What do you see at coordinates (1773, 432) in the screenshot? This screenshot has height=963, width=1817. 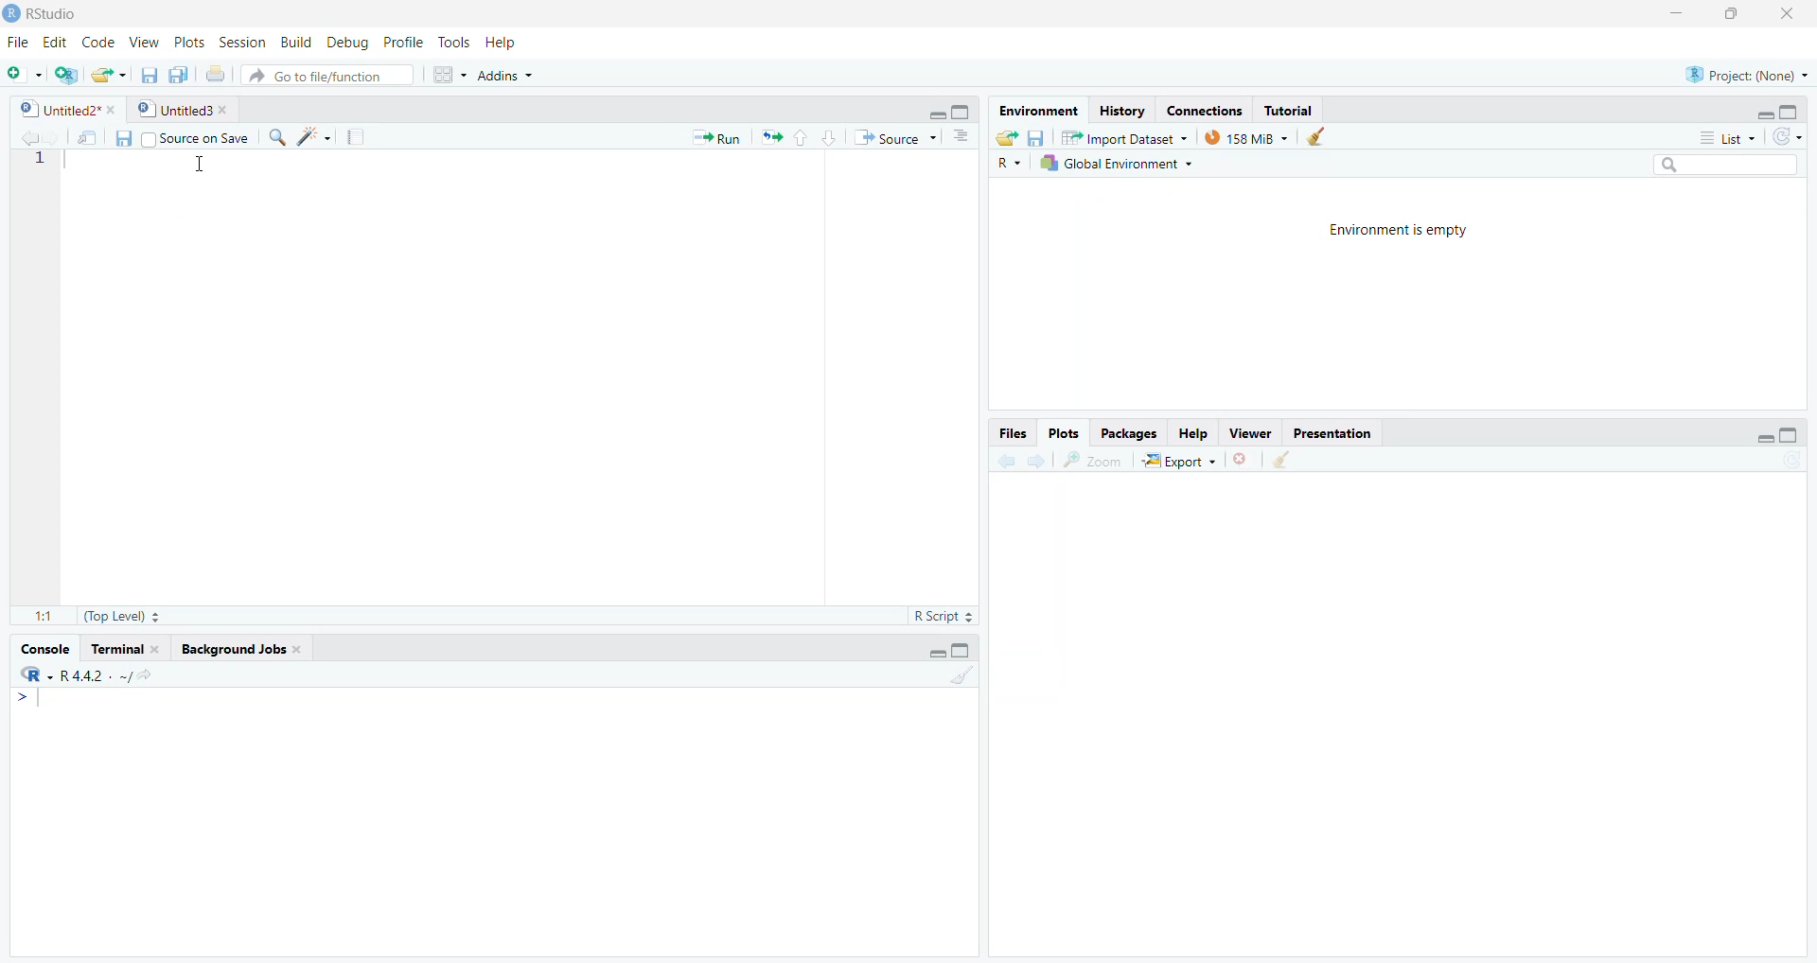 I see `Minimize/maximize` at bounding box center [1773, 432].